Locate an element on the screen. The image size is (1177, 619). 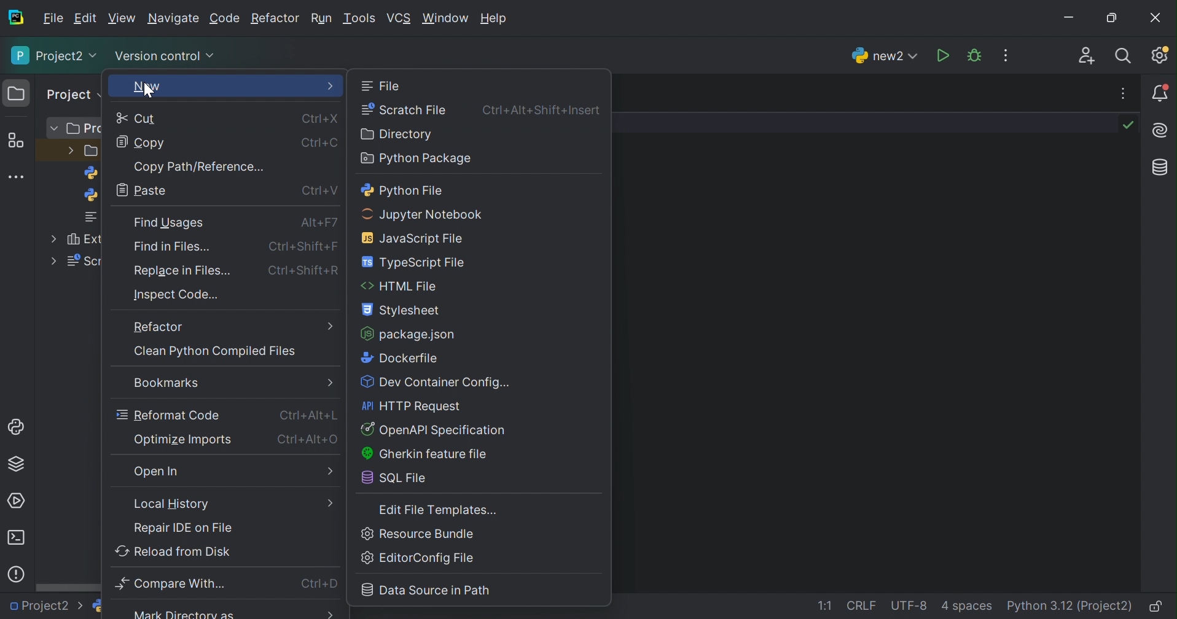
Project2 is located at coordinates (53, 57).